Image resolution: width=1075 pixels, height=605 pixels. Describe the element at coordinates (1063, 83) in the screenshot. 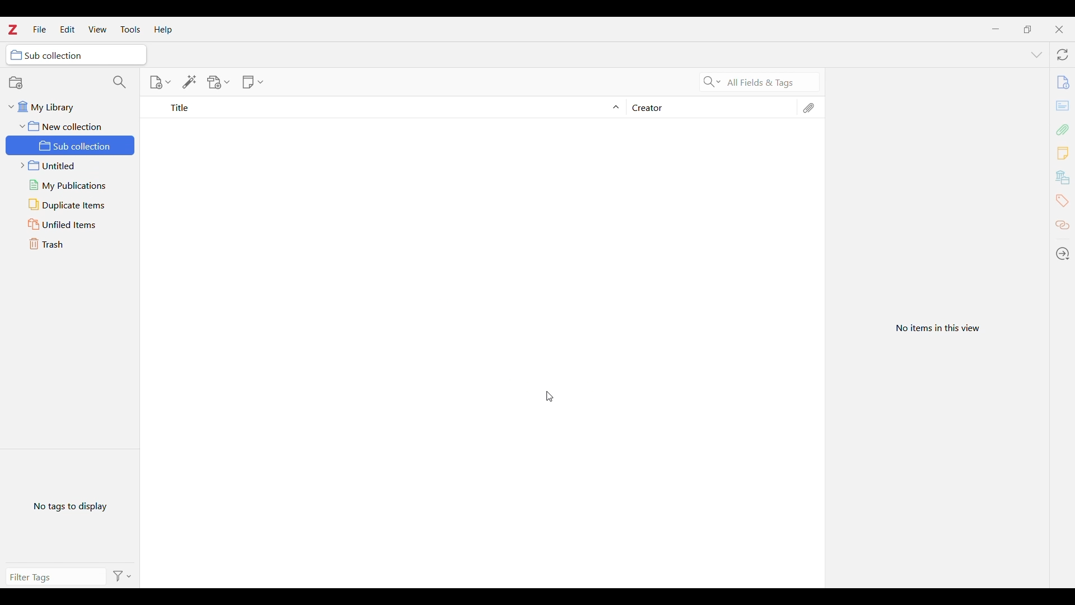

I see `file` at that location.